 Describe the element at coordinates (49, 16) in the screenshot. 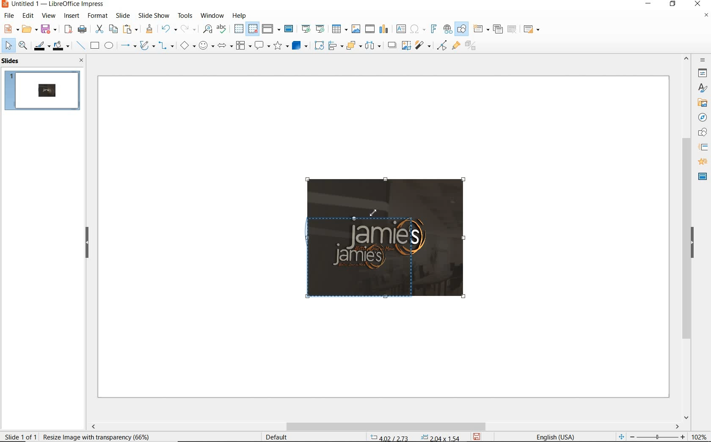

I see `view` at that location.